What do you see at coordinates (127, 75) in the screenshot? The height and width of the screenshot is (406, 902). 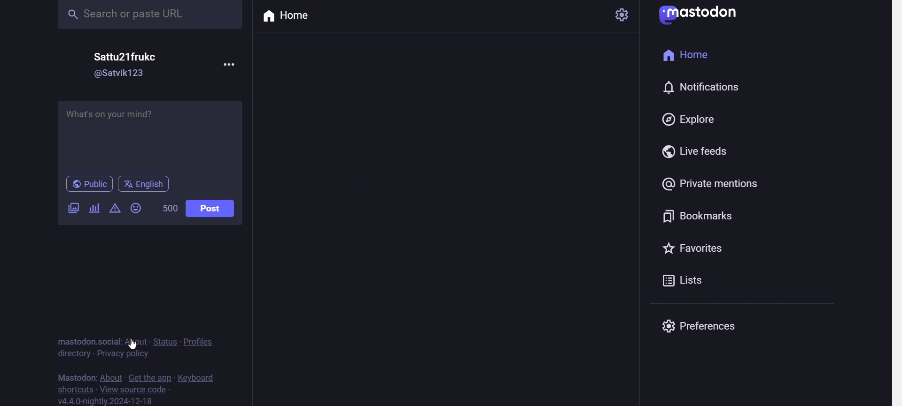 I see `@satvik123` at bounding box center [127, 75].